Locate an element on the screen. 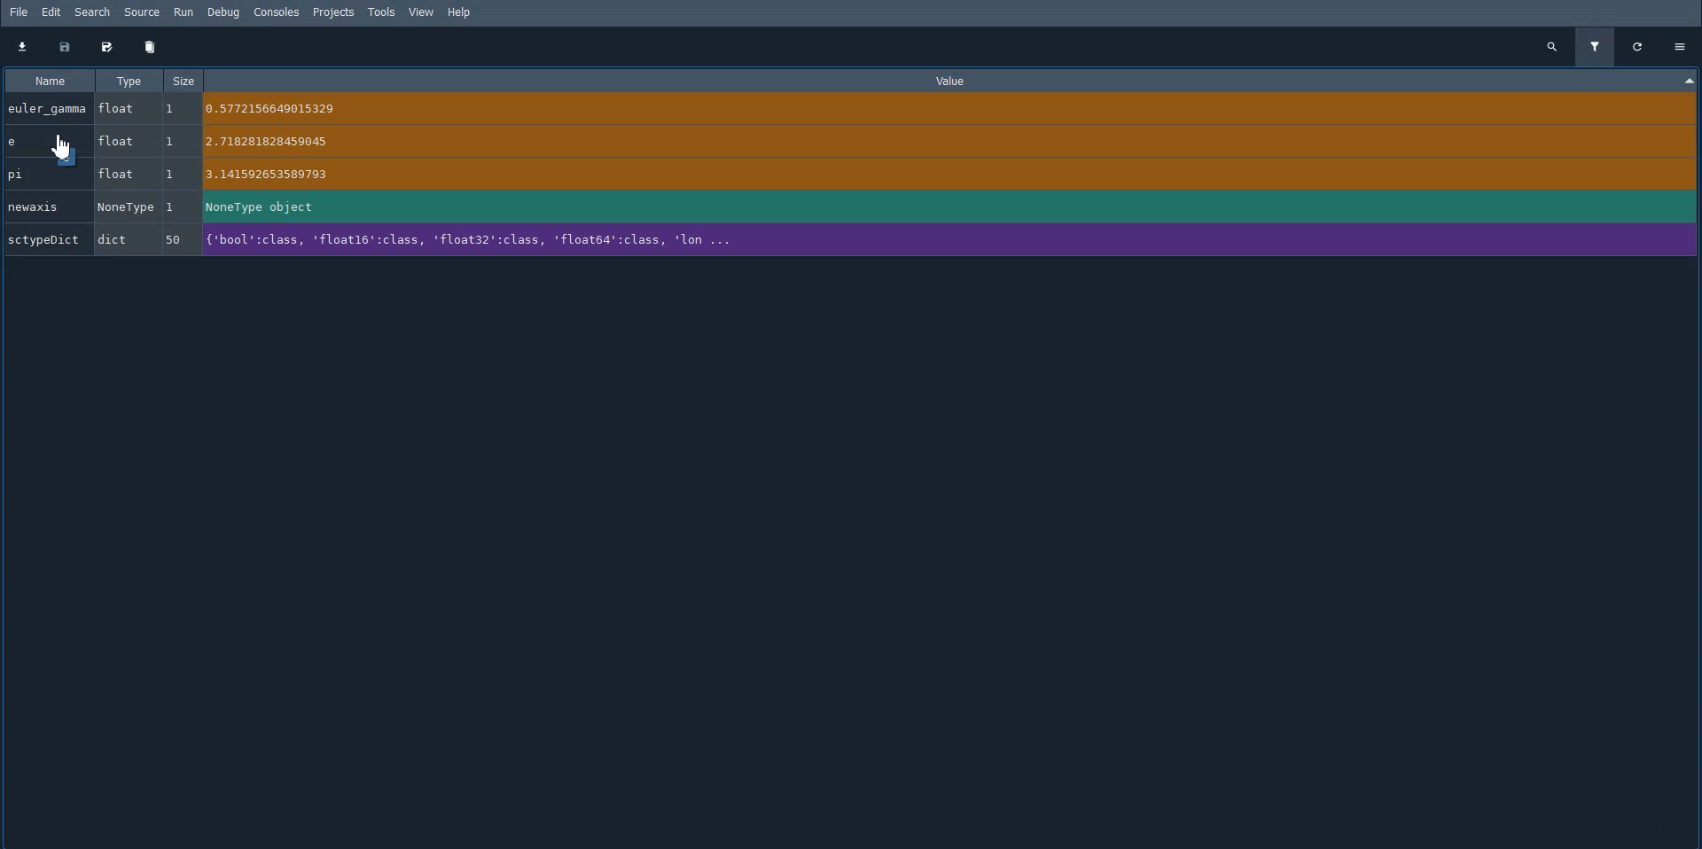  Debug is located at coordinates (227, 12).